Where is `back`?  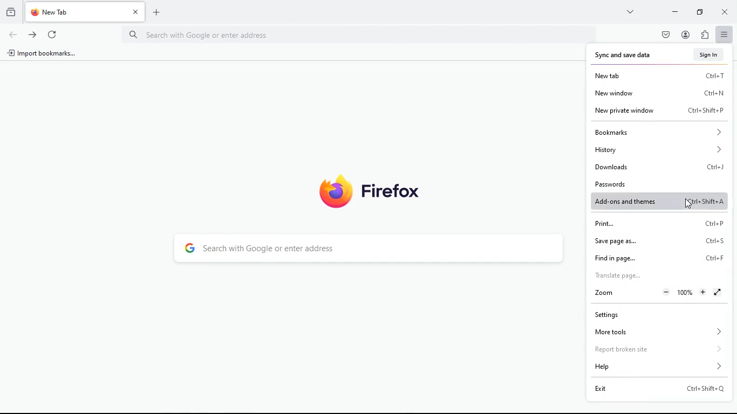 back is located at coordinates (13, 34).